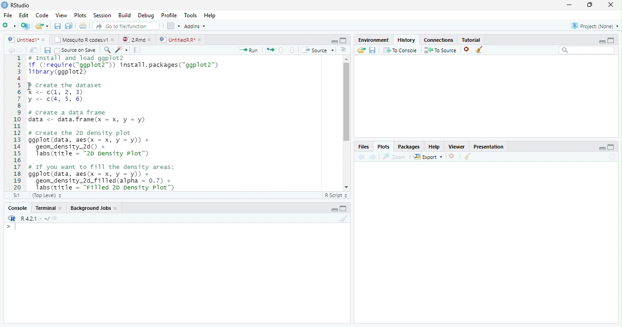 The image size is (622, 327). Describe the element at coordinates (21, 40) in the screenshot. I see `Untitled1` at that location.